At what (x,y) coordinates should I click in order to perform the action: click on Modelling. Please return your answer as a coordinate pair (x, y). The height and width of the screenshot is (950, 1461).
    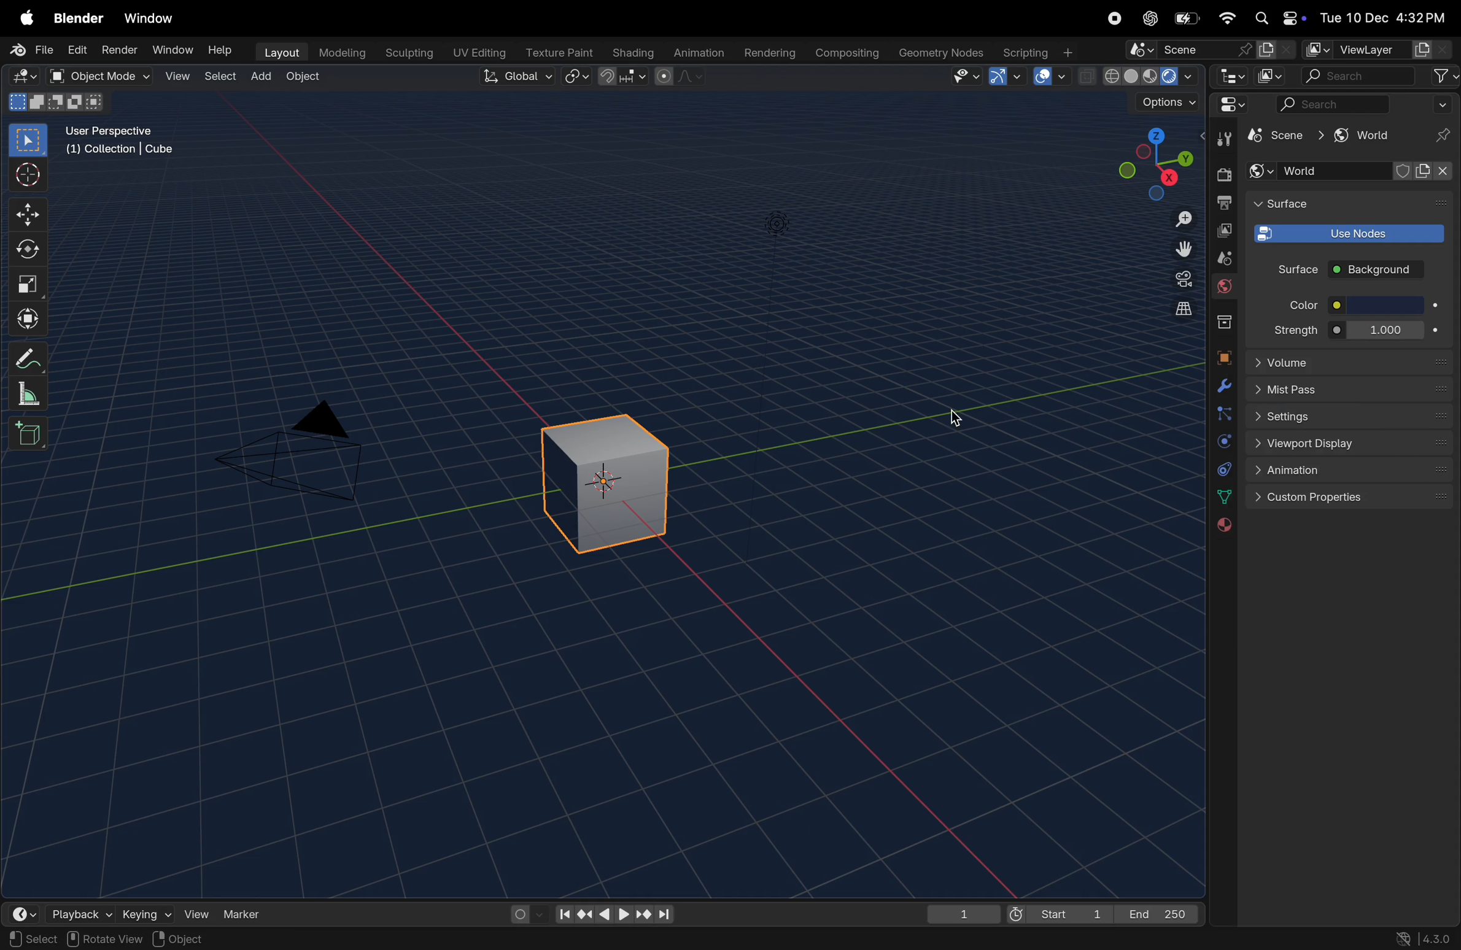
    Looking at the image, I should click on (337, 53).